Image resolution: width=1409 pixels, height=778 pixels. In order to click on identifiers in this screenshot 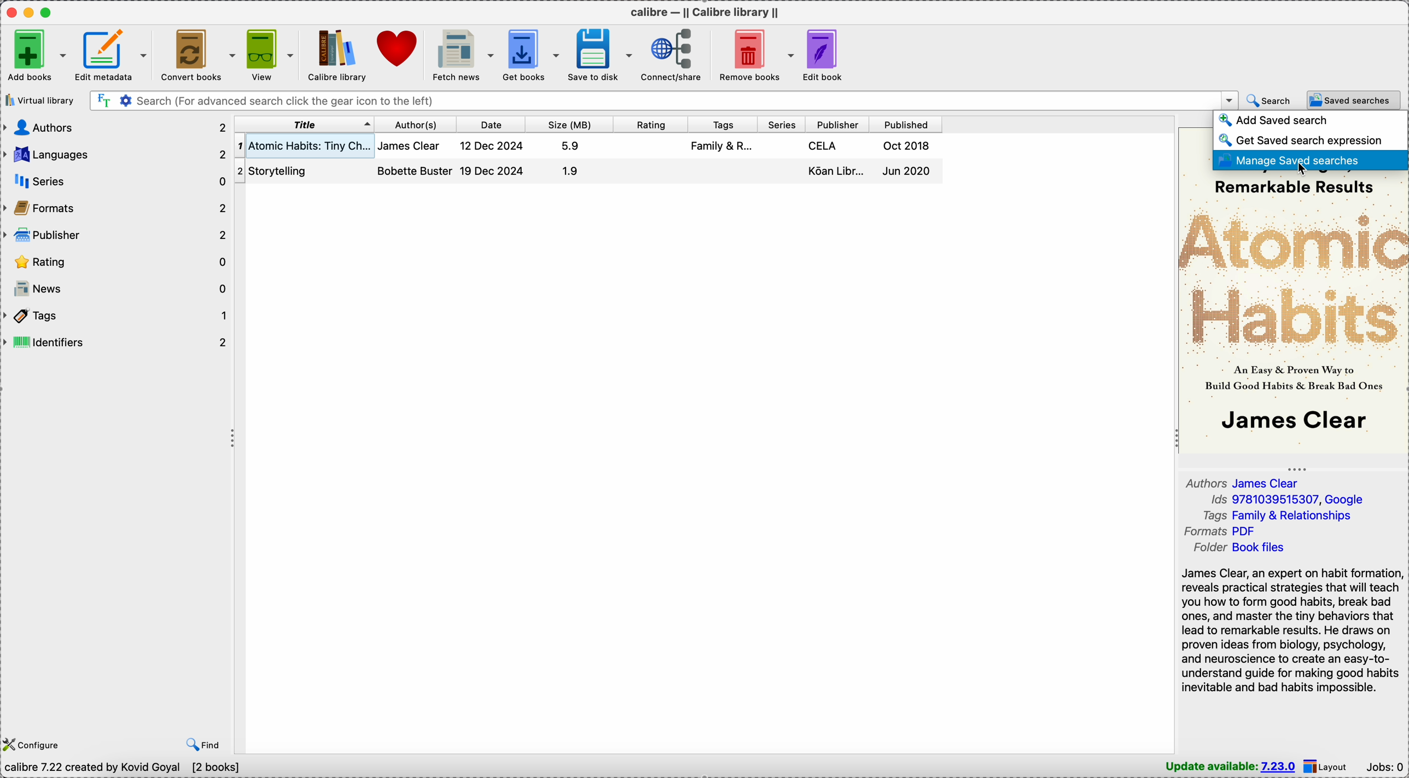, I will do `click(117, 342)`.